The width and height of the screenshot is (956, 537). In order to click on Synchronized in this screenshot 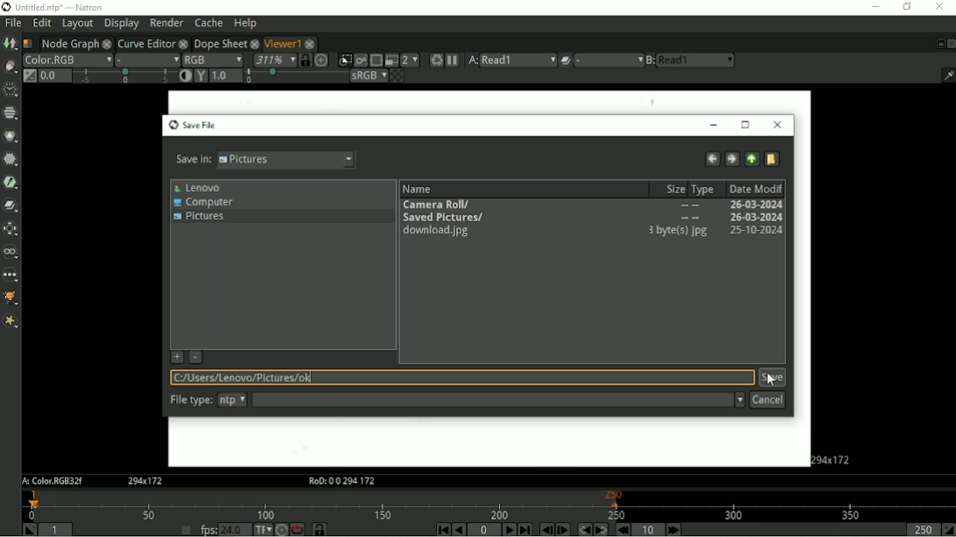, I will do `click(304, 61)`.